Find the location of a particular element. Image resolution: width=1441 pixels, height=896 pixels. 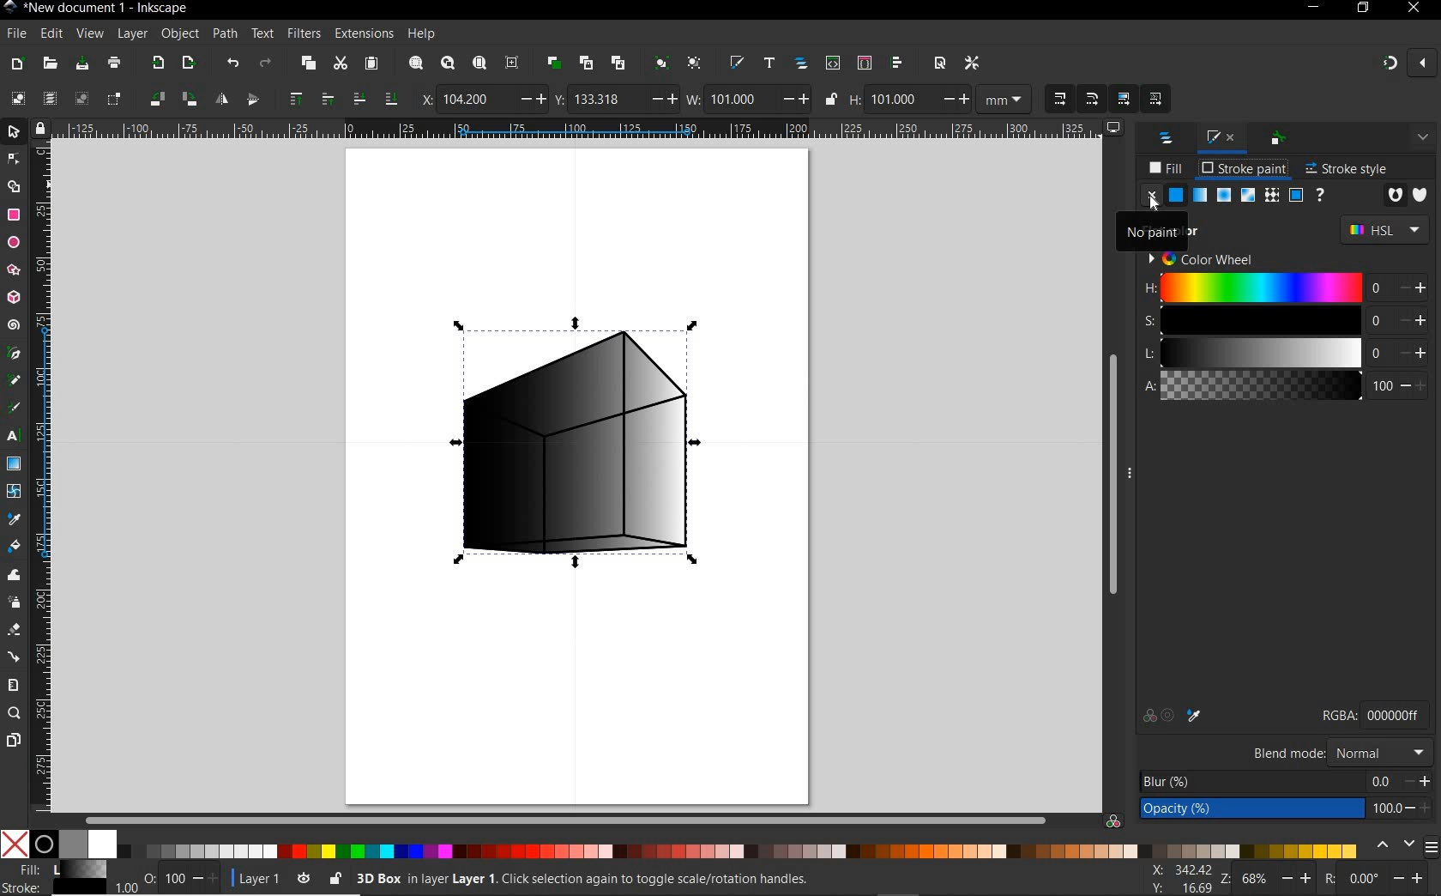

SHAPE BUILDER TOOL is located at coordinates (14, 186).